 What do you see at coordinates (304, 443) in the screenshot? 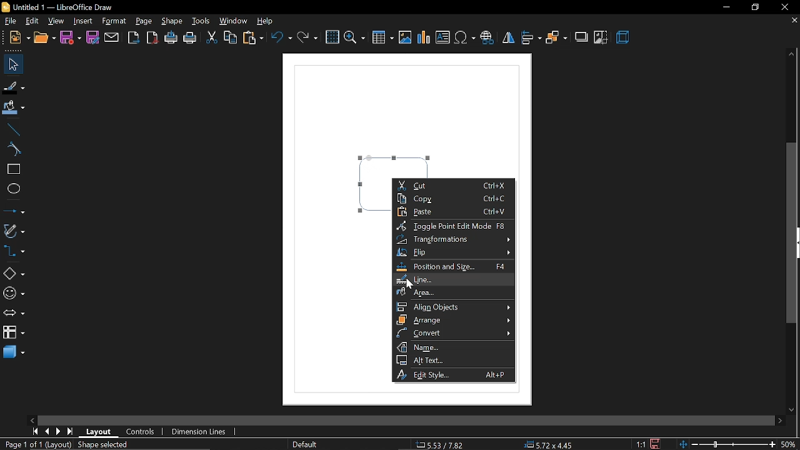
I see `page style` at bounding box center [304, 443].